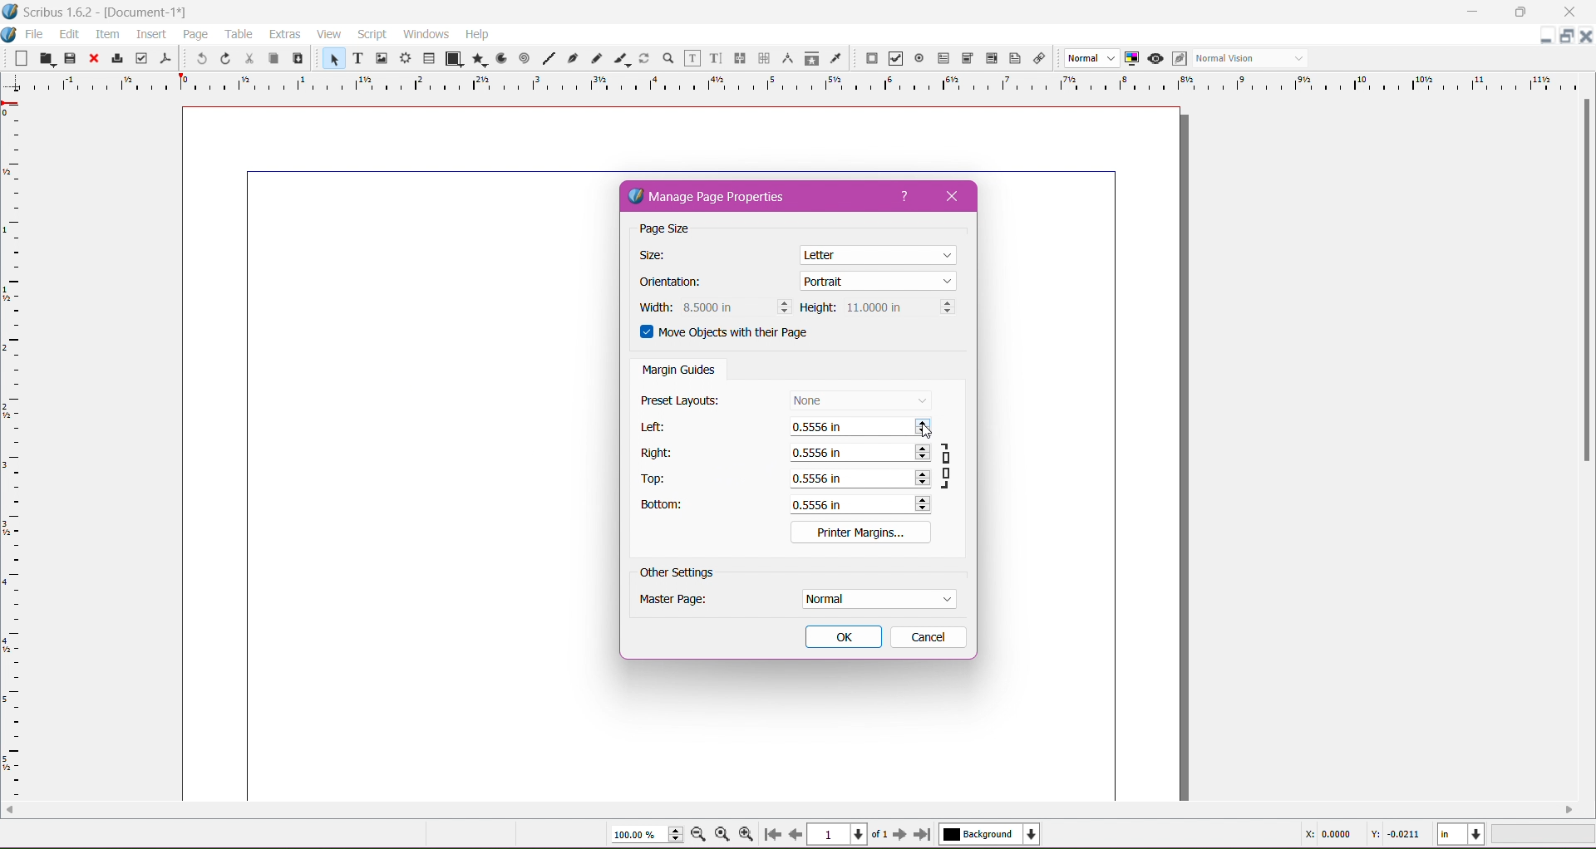  I want to click on Horizontal Scroll Bar, so click(790, 810).